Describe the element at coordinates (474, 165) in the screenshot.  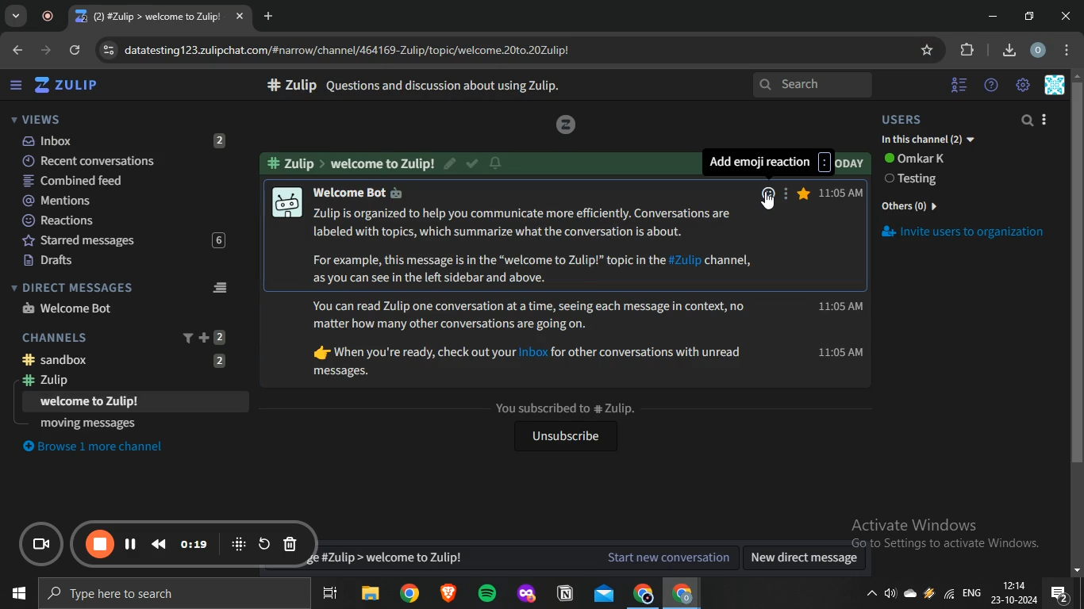
I see `check` at that location.